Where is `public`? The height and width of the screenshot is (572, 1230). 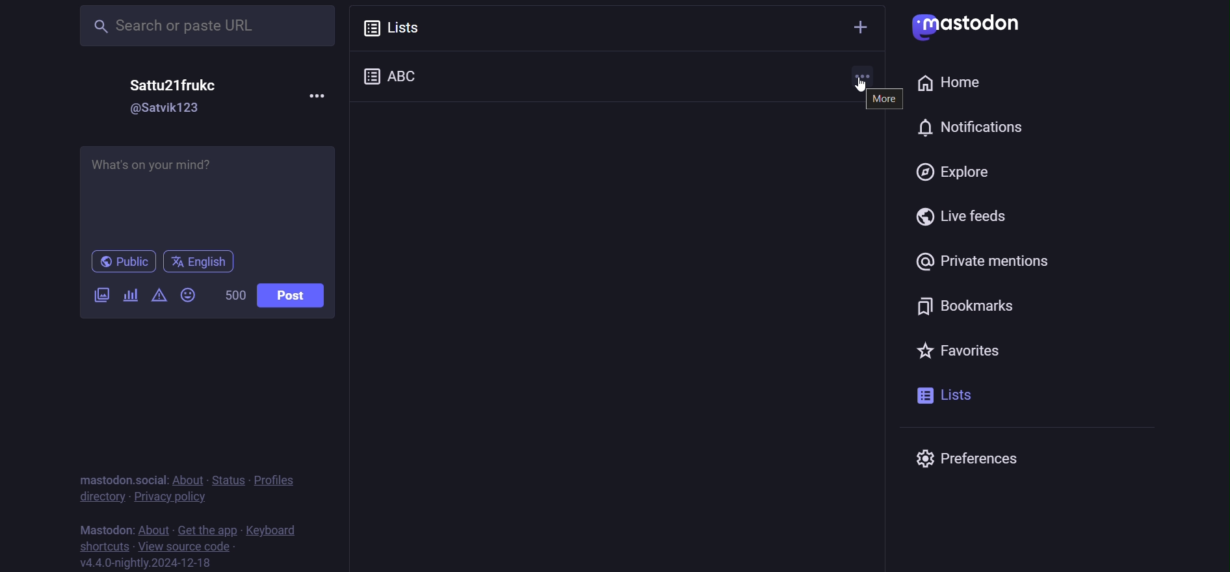 public is located at coordinates (118, 261).